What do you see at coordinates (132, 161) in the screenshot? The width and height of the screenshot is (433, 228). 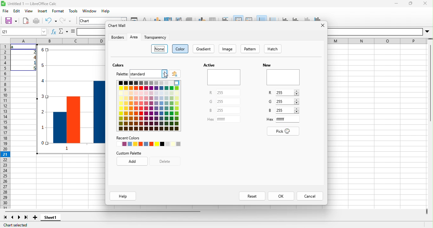 I see `add` at bounding box center [132, 161].